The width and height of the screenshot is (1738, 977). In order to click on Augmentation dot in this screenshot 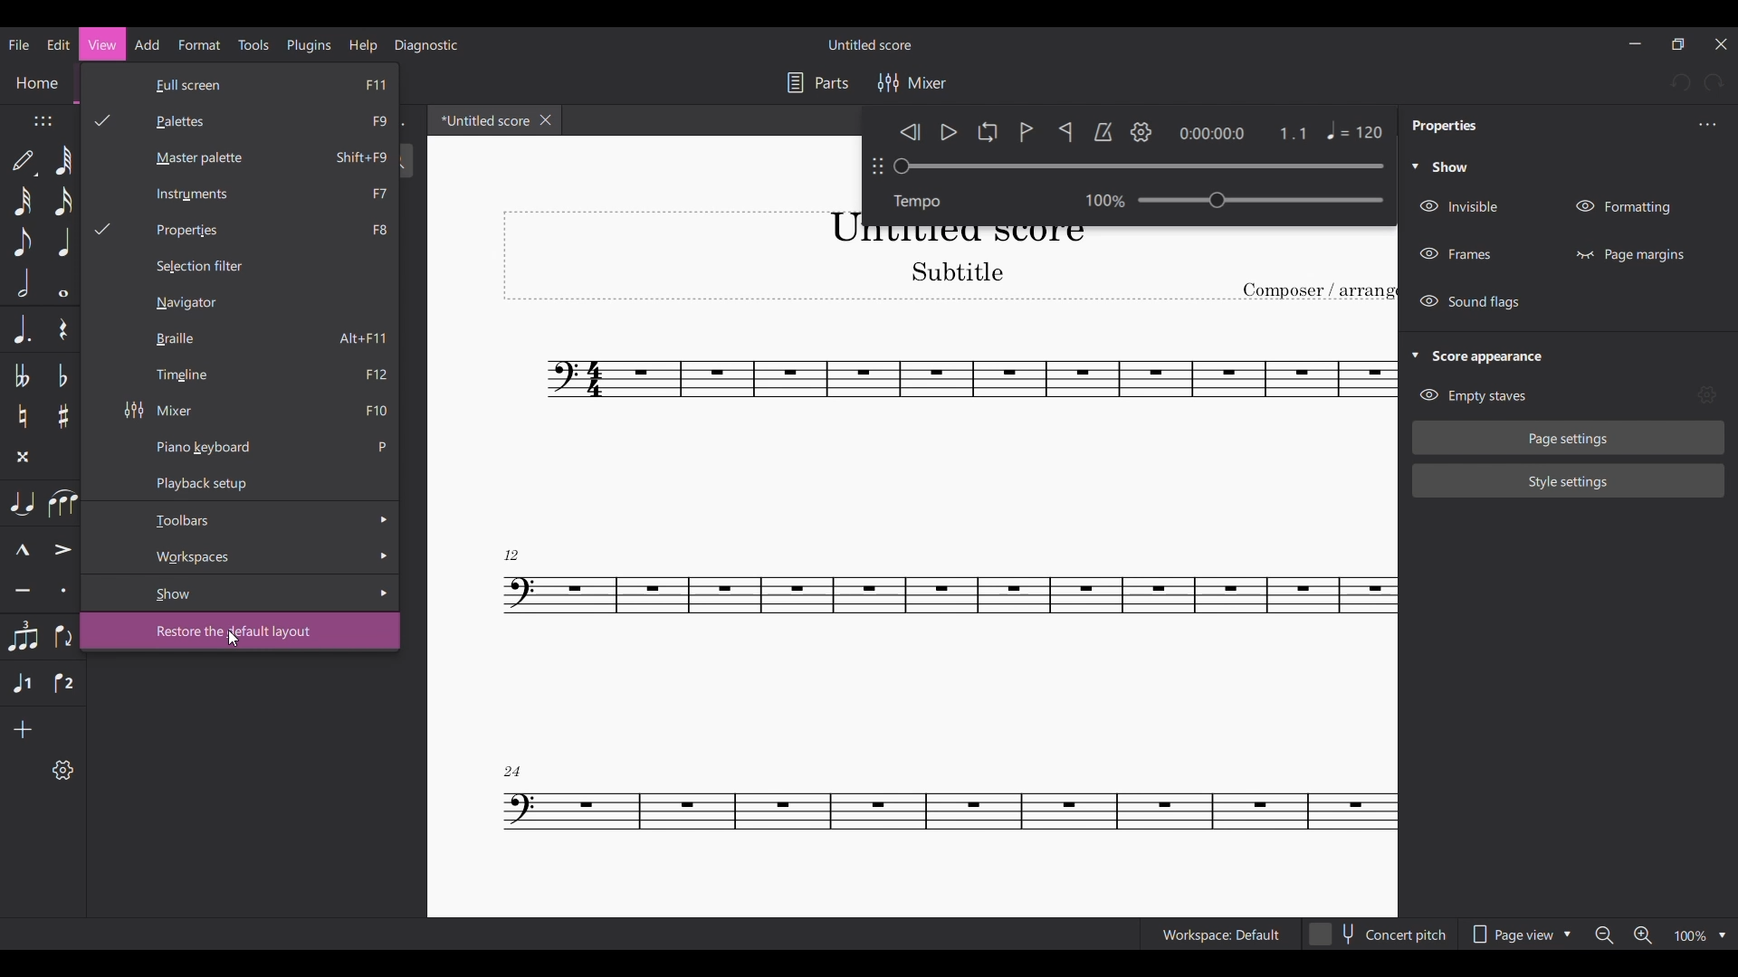, I will do `click(21, 329)`.